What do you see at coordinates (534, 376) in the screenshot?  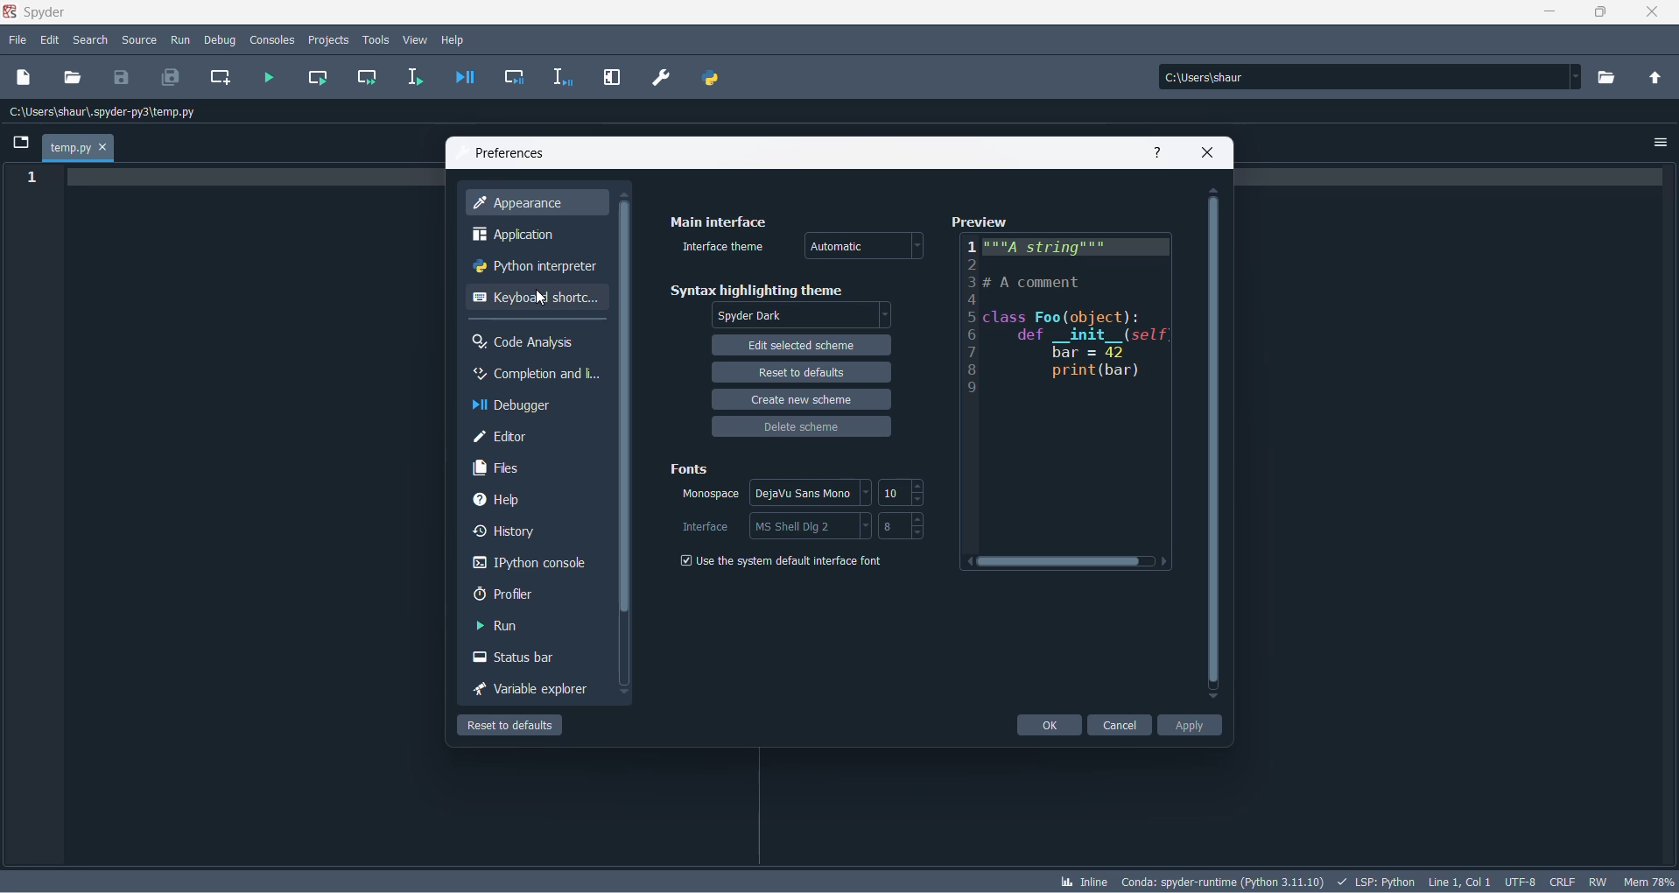 I see `completion` at bounding box center [534, 376].